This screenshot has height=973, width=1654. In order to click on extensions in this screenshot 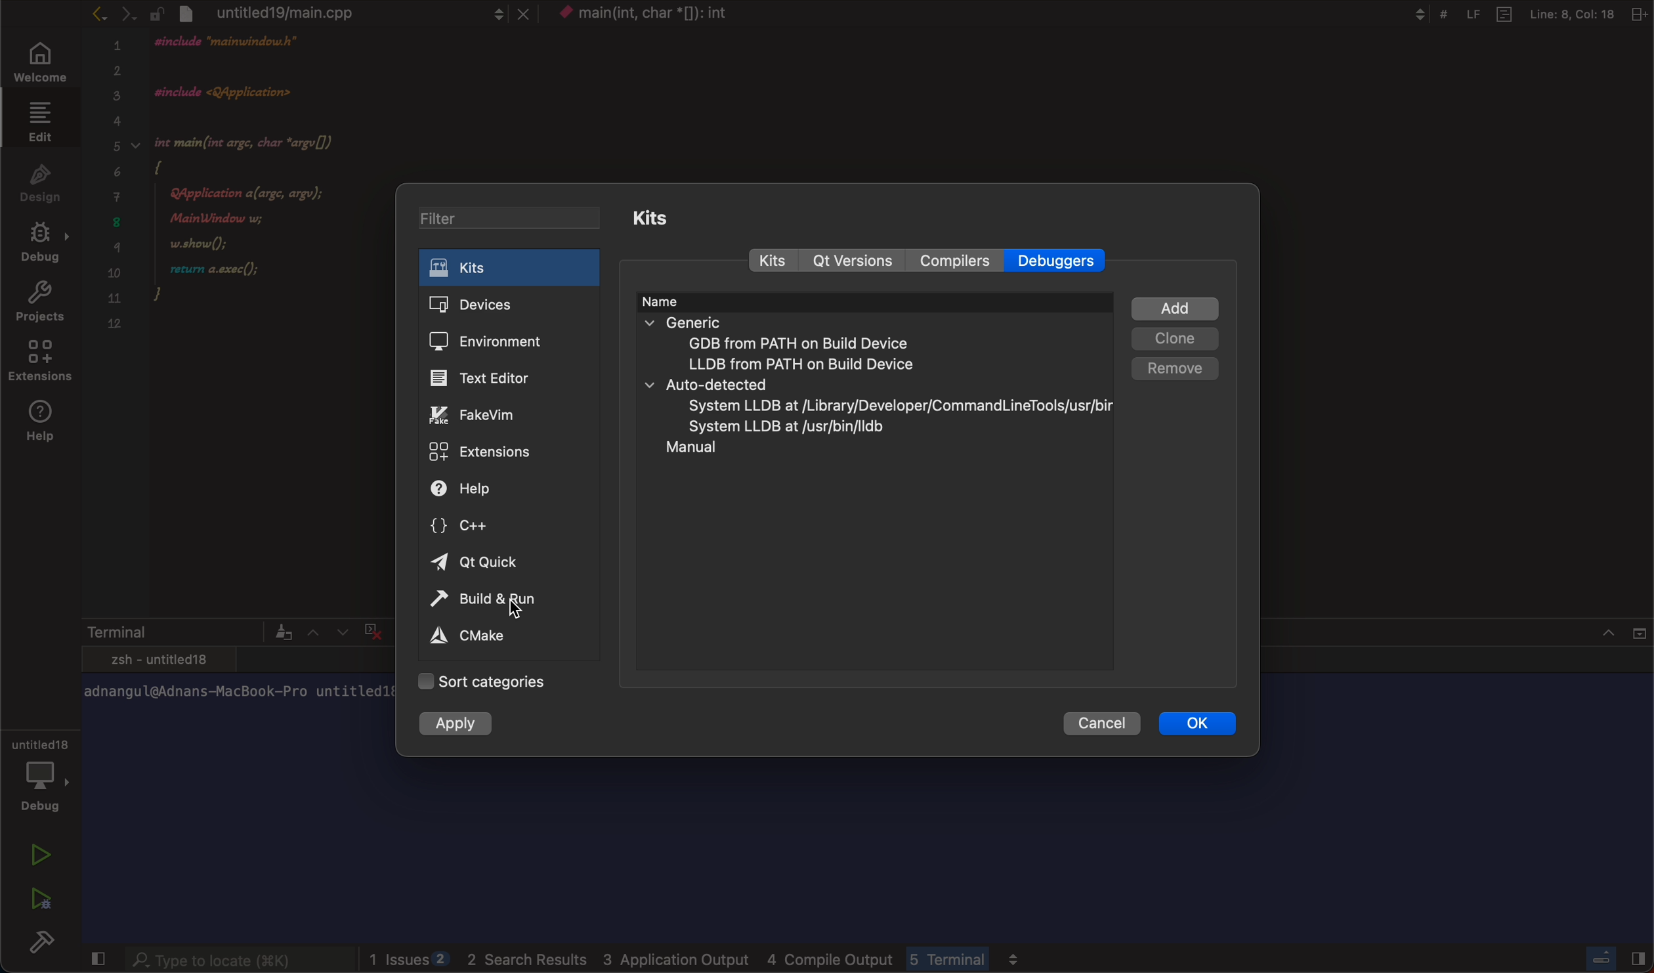, I will do `click(39, 359)`.